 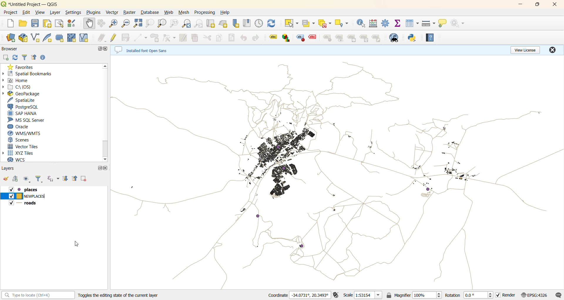 What do you see at coordinates (244, 38) in the screenshot?
I see `undo` at bounding box center [244, 38].